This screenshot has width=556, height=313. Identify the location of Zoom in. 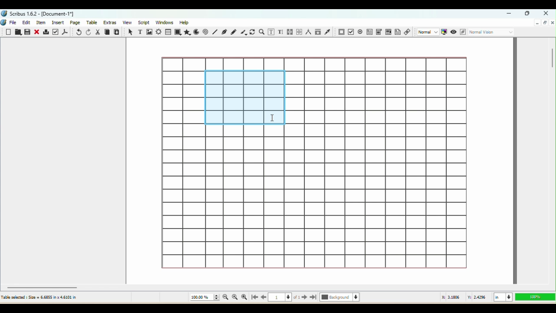
(244, 297).